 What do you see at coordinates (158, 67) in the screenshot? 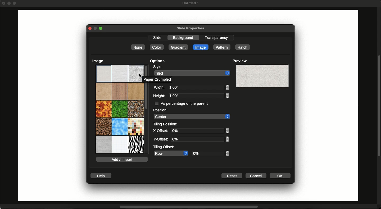
I see `Style:` at bounding box center [158, 67].